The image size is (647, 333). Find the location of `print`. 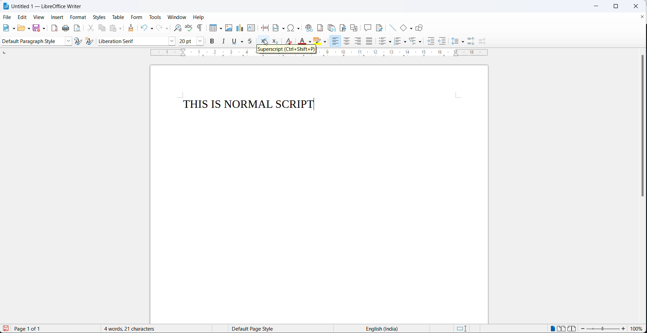

print is located at coordinates (65, 29).